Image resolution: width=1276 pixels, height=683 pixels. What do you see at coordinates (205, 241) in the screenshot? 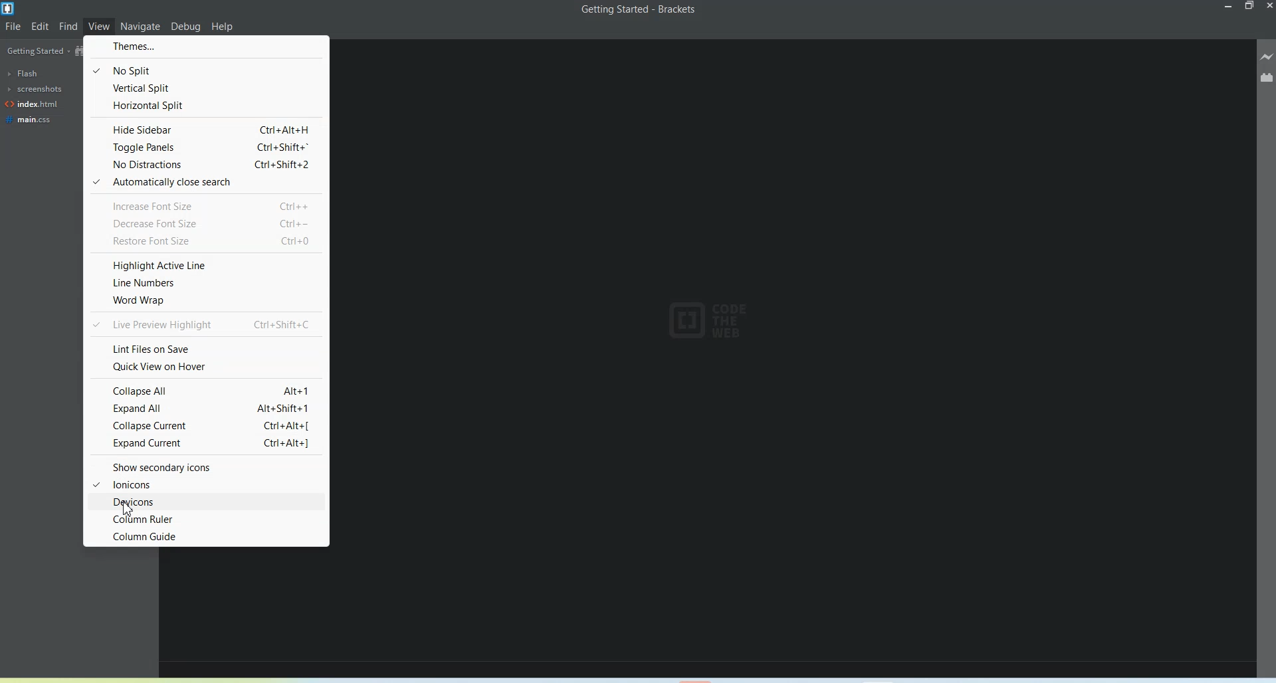
I see `Restore Font Size` at bounding box center [205, 241].